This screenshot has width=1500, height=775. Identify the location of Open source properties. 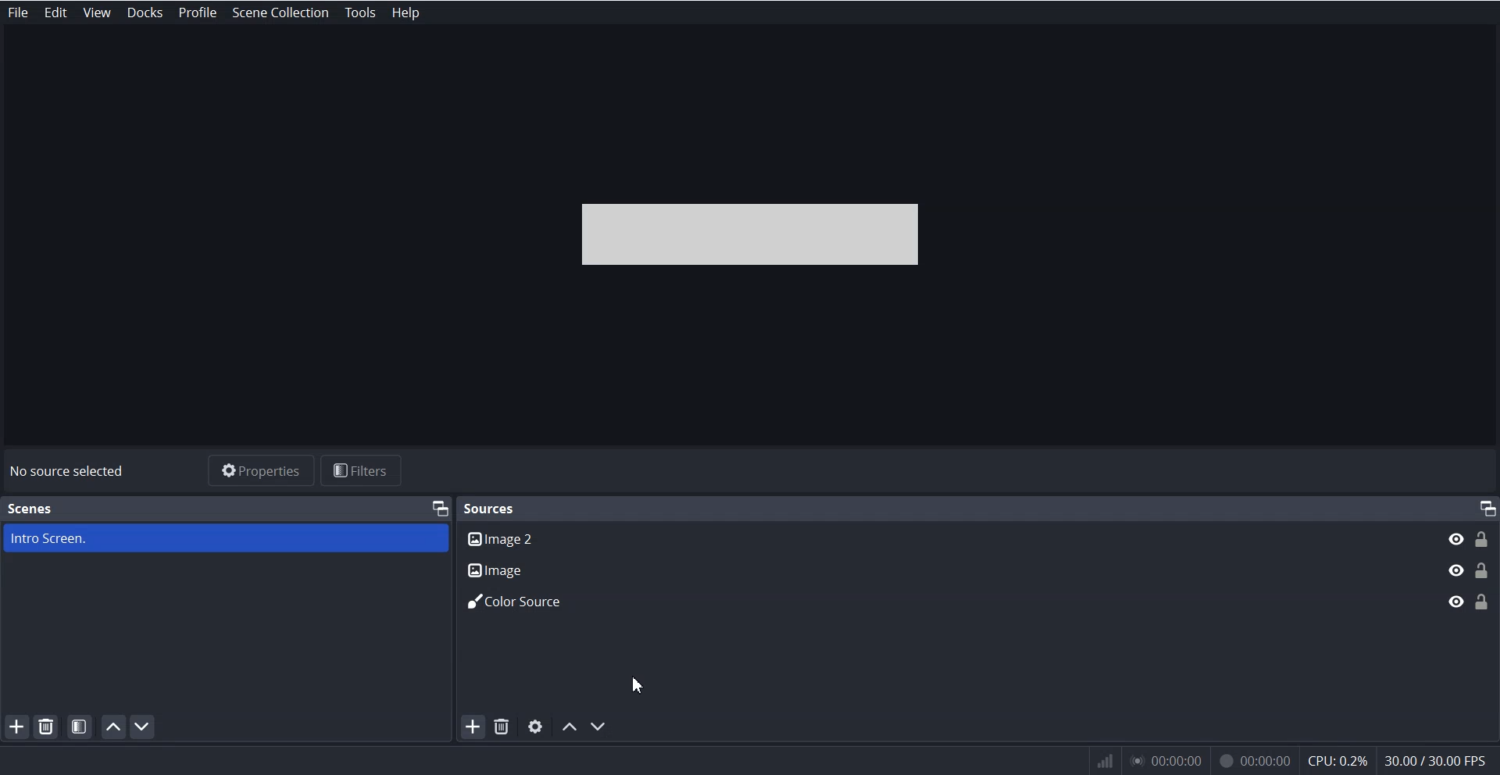
(536, 727).